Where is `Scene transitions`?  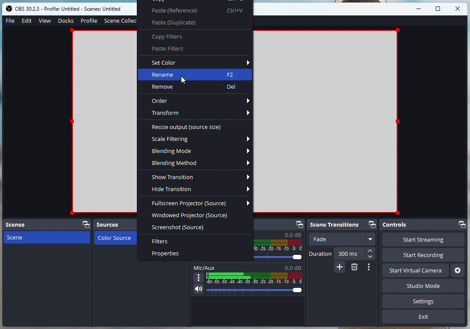 Scene transitions is located at coordinates (344, 224).